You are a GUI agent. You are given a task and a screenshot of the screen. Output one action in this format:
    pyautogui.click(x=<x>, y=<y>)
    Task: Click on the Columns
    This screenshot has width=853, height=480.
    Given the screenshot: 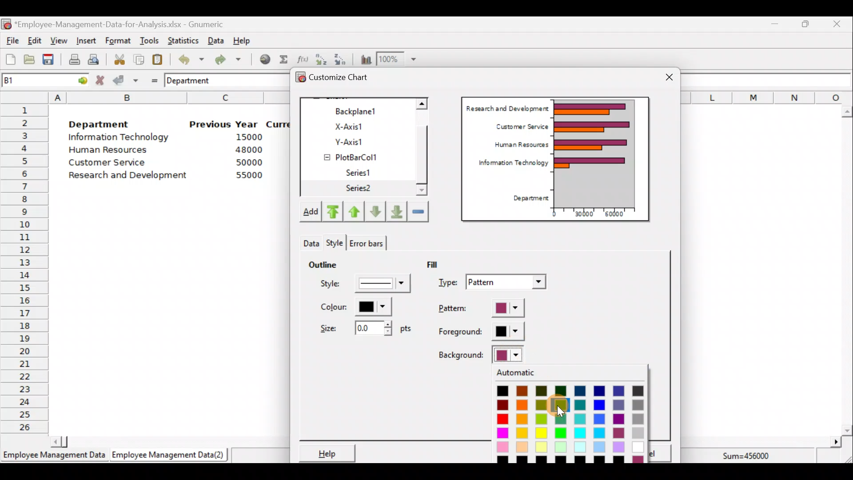 What is the action you would take?
    pyautogui.click(x=767, y=97)
    